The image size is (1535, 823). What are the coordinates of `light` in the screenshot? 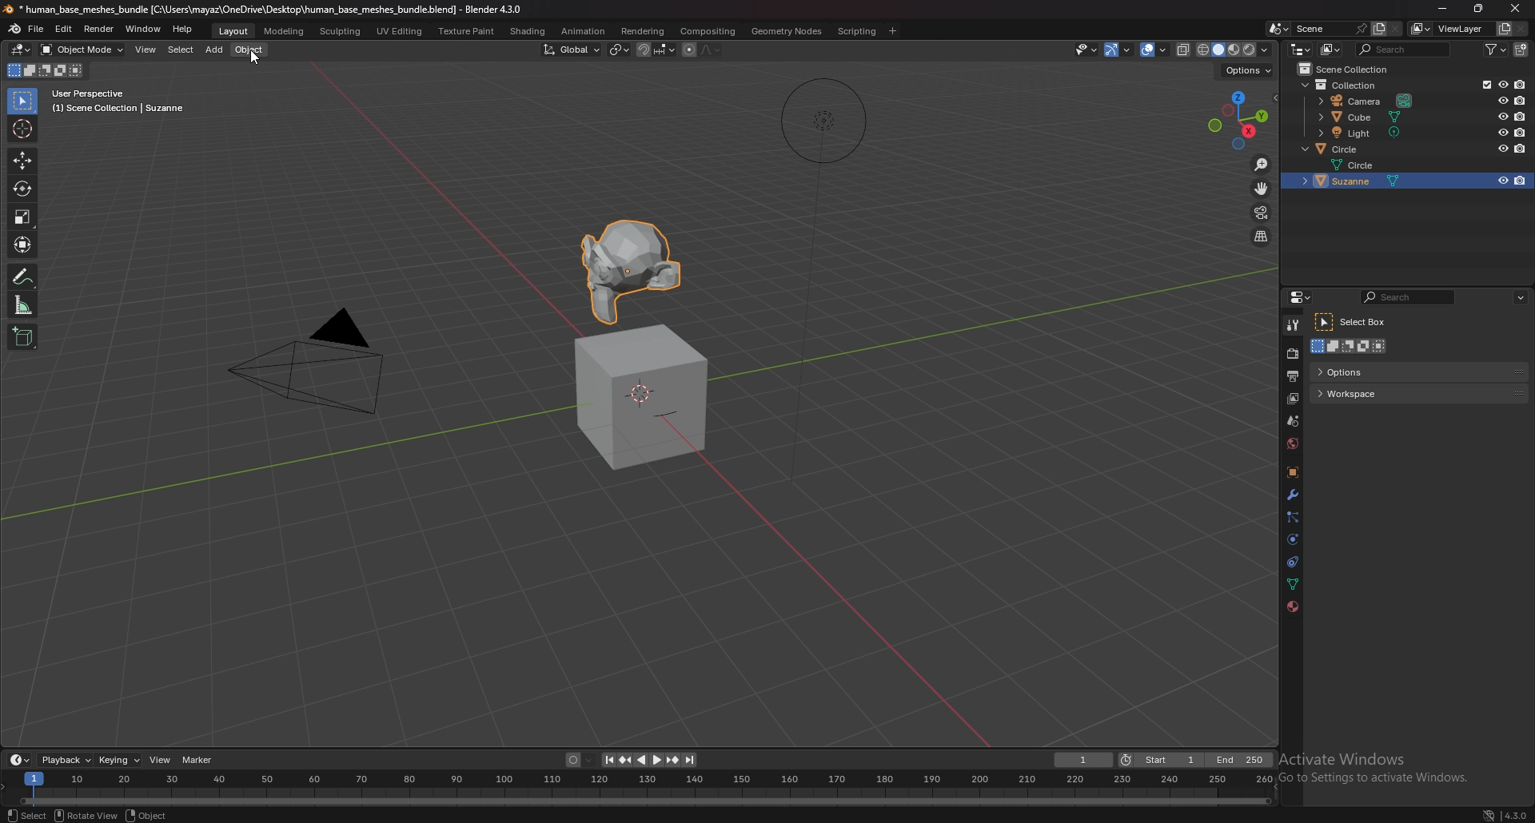 It's located at (1361, 133).